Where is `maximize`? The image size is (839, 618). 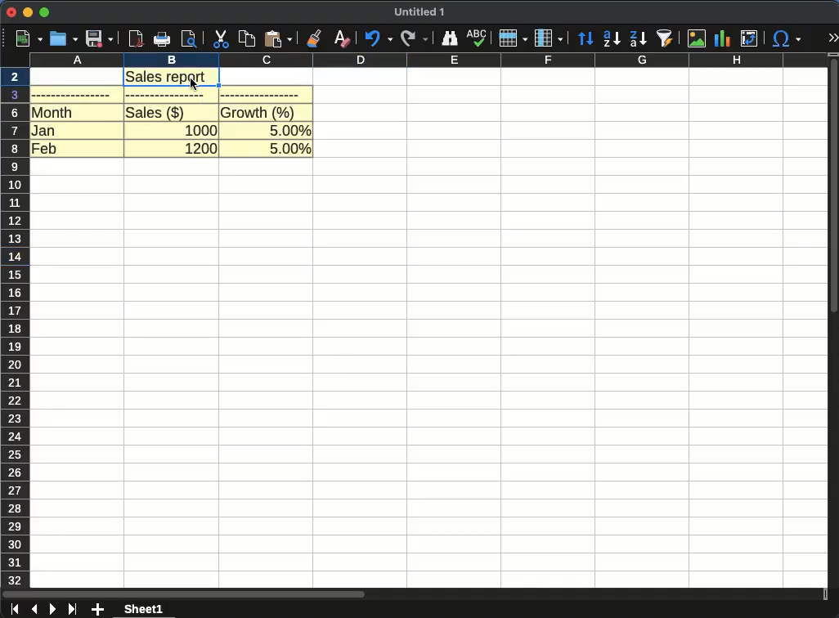 maximize is located at coordinates (46, 13).